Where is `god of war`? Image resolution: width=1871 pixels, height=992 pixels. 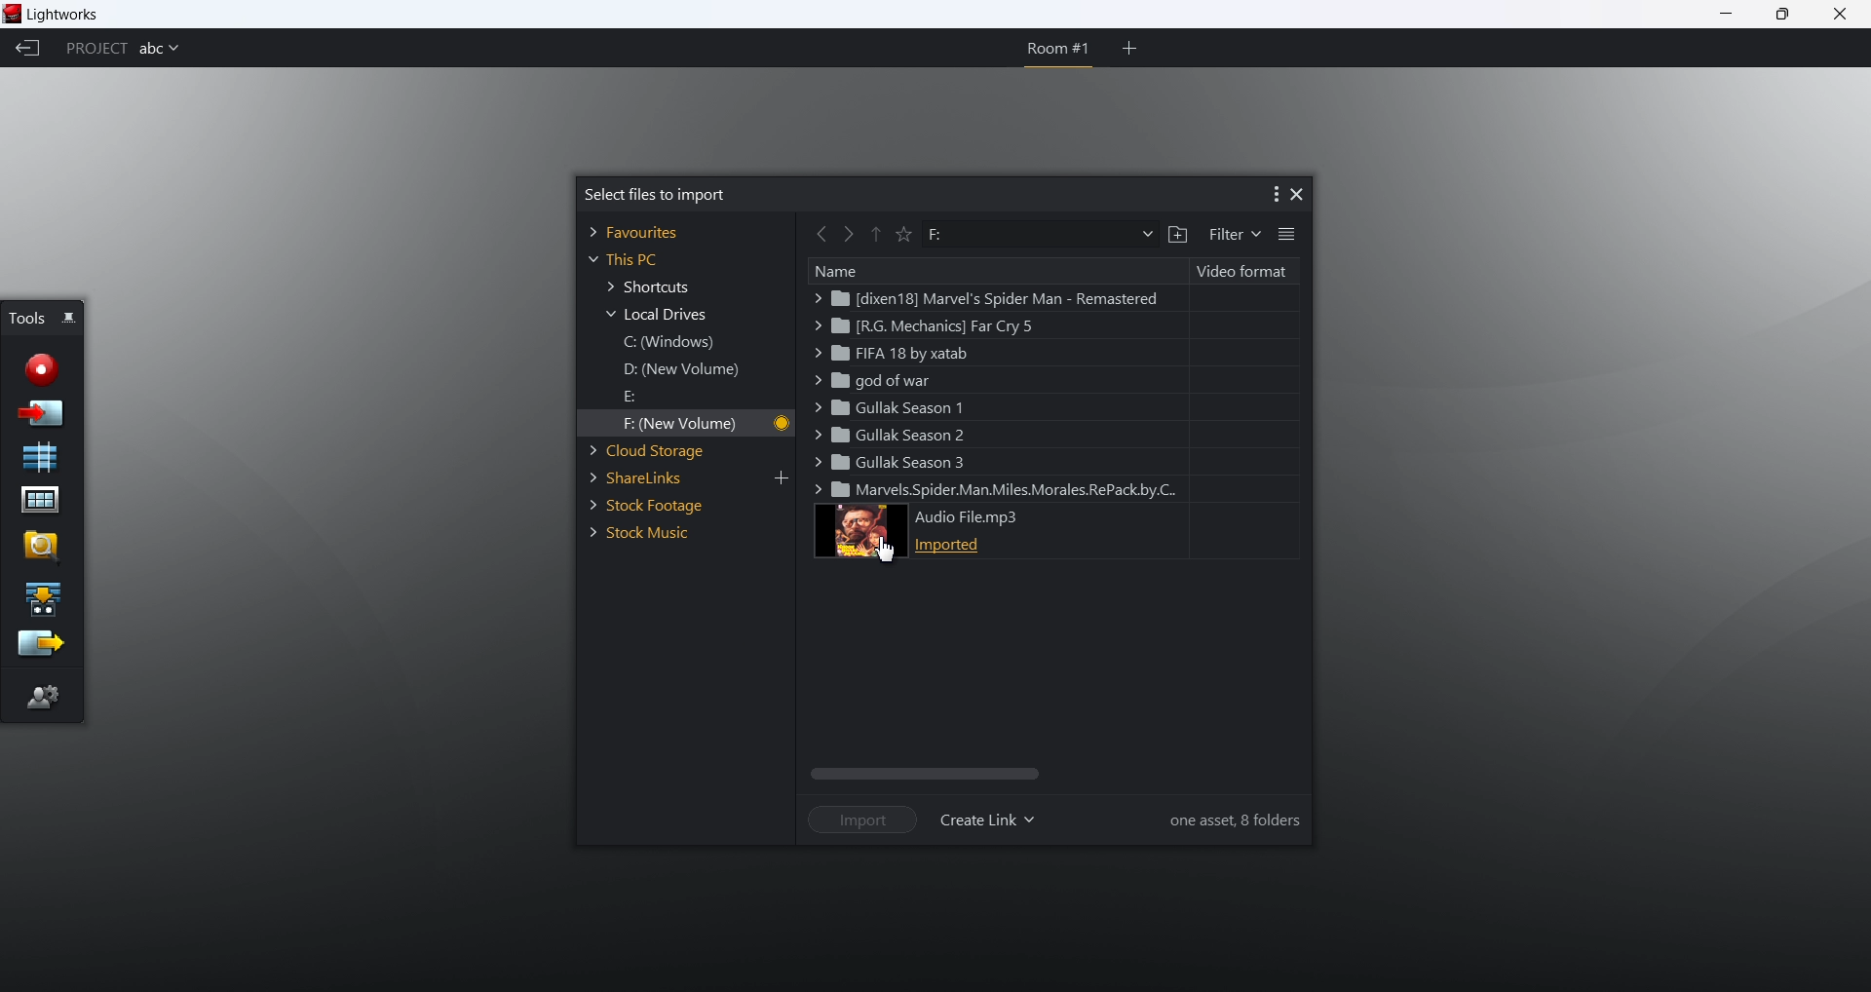
god of war is located at coordinates (874, 380).